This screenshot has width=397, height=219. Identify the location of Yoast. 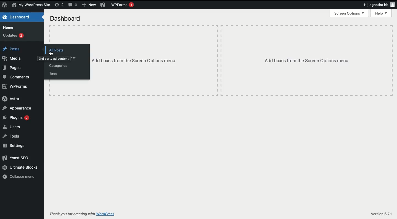
(103, 4).